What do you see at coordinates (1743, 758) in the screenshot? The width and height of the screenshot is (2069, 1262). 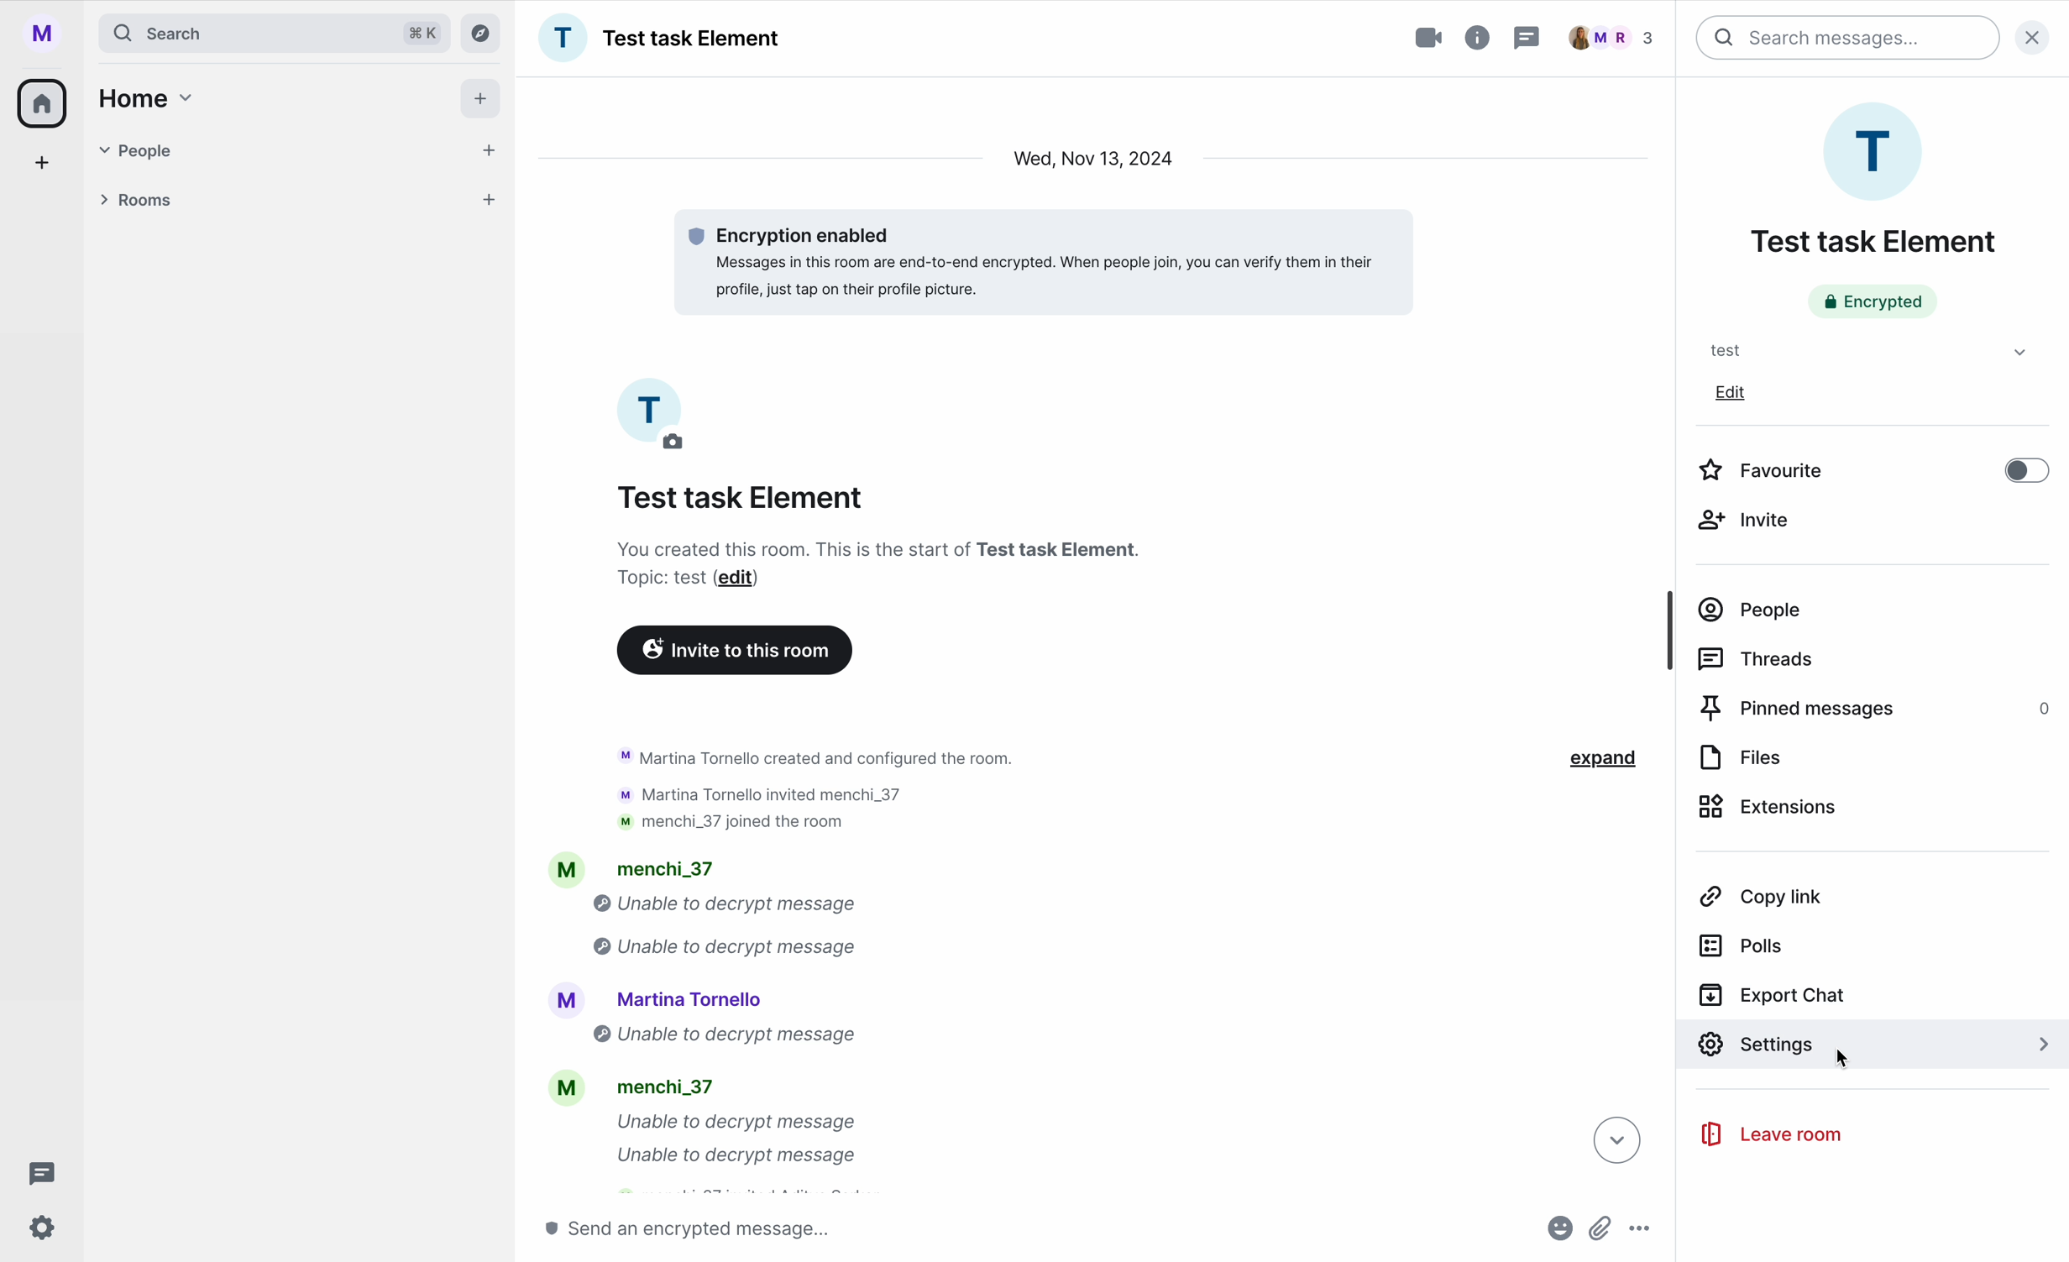 I see `files` at bounding box center [1743, 758].